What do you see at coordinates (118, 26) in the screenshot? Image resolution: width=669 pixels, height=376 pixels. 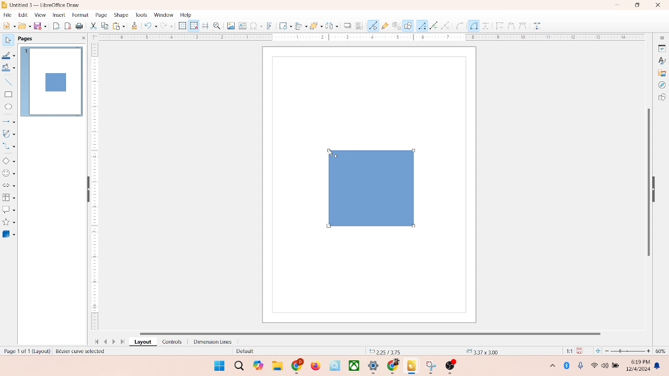 I see `print` at bounding box center [118, 26].